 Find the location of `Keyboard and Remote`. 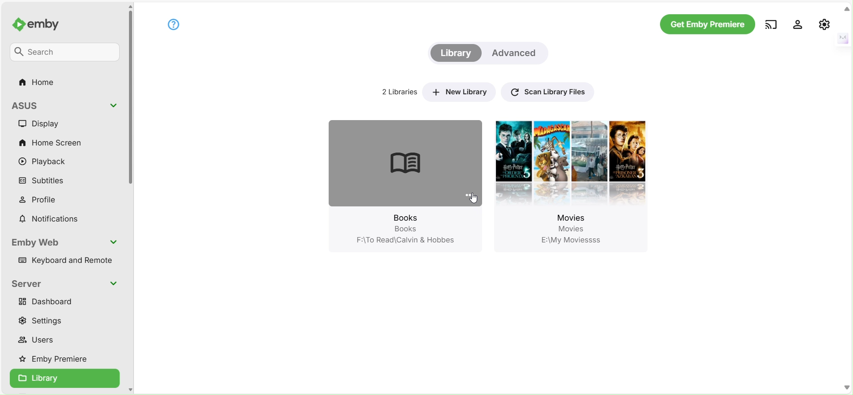

Keyboard and Remote is located at coordinates (68, 262).